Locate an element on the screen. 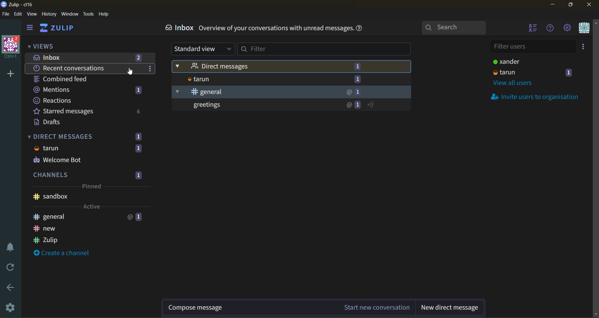 The width and height of the screenshot is (599, 318). @ is located at coordinates (348, 92).